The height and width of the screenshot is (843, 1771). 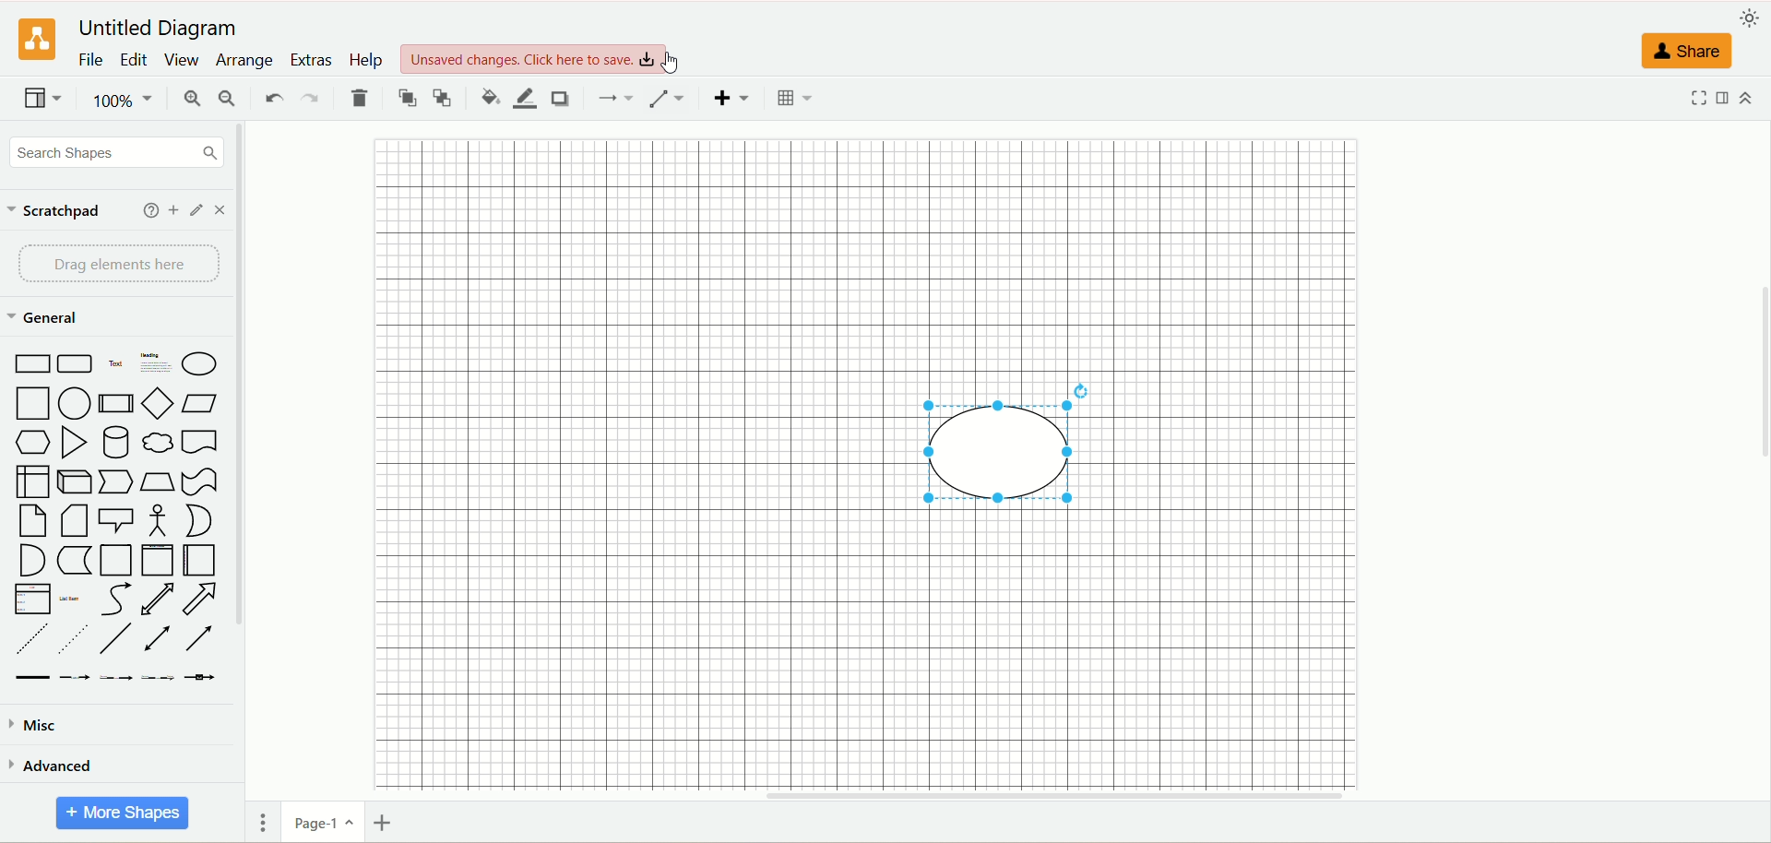 What do you see at coordinates (311, 59) in the screenshot?
I see `extras` at bounding box center [311, 59].